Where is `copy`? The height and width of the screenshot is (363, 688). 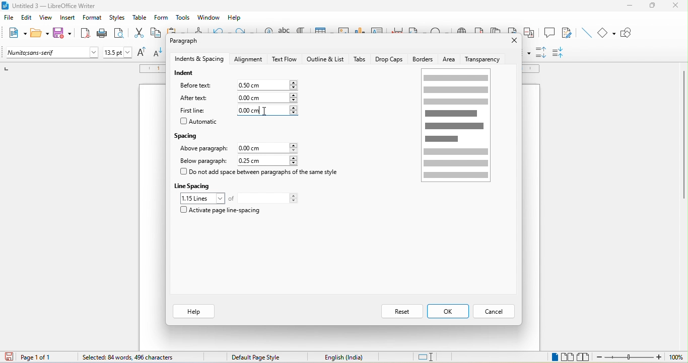
copy is located at coordinates (156, 34).